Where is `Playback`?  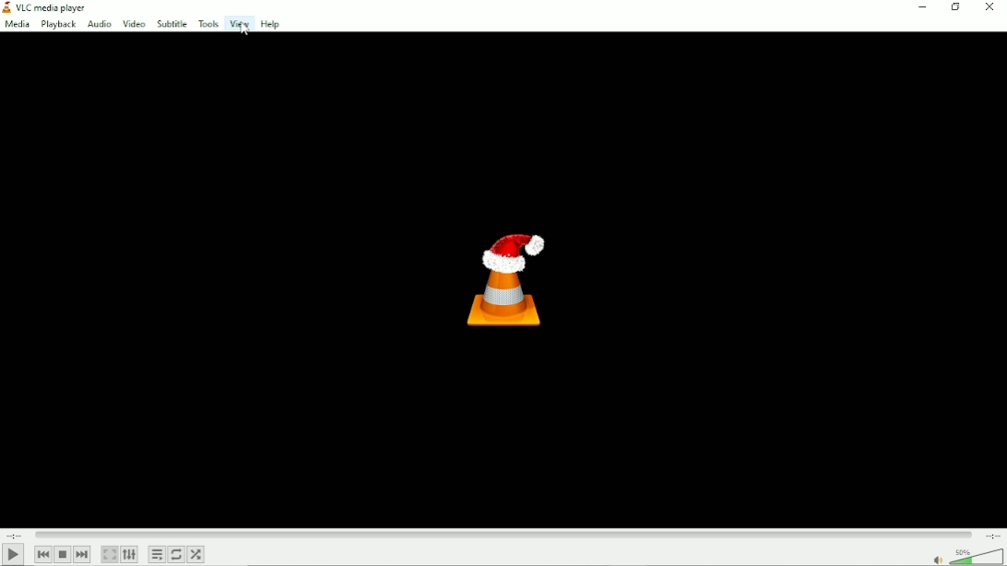 Playback is located at coordinates (58, 25).